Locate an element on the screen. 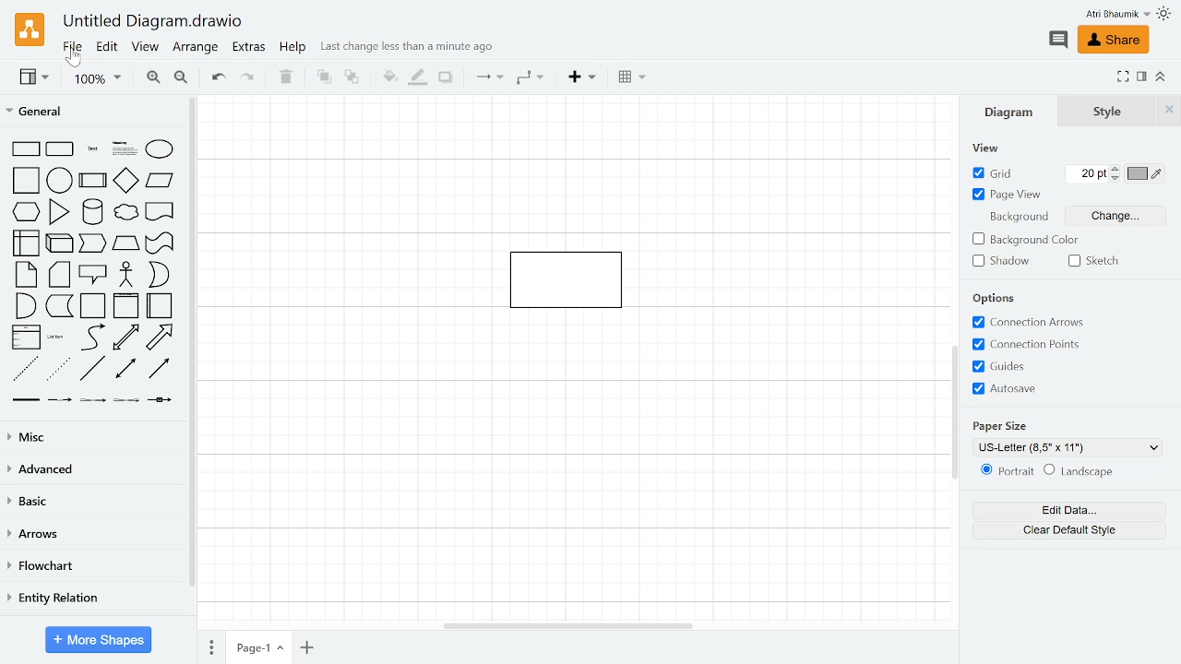 The image size is (1181, 664). Waypoints is located at coordinates (529, 78).